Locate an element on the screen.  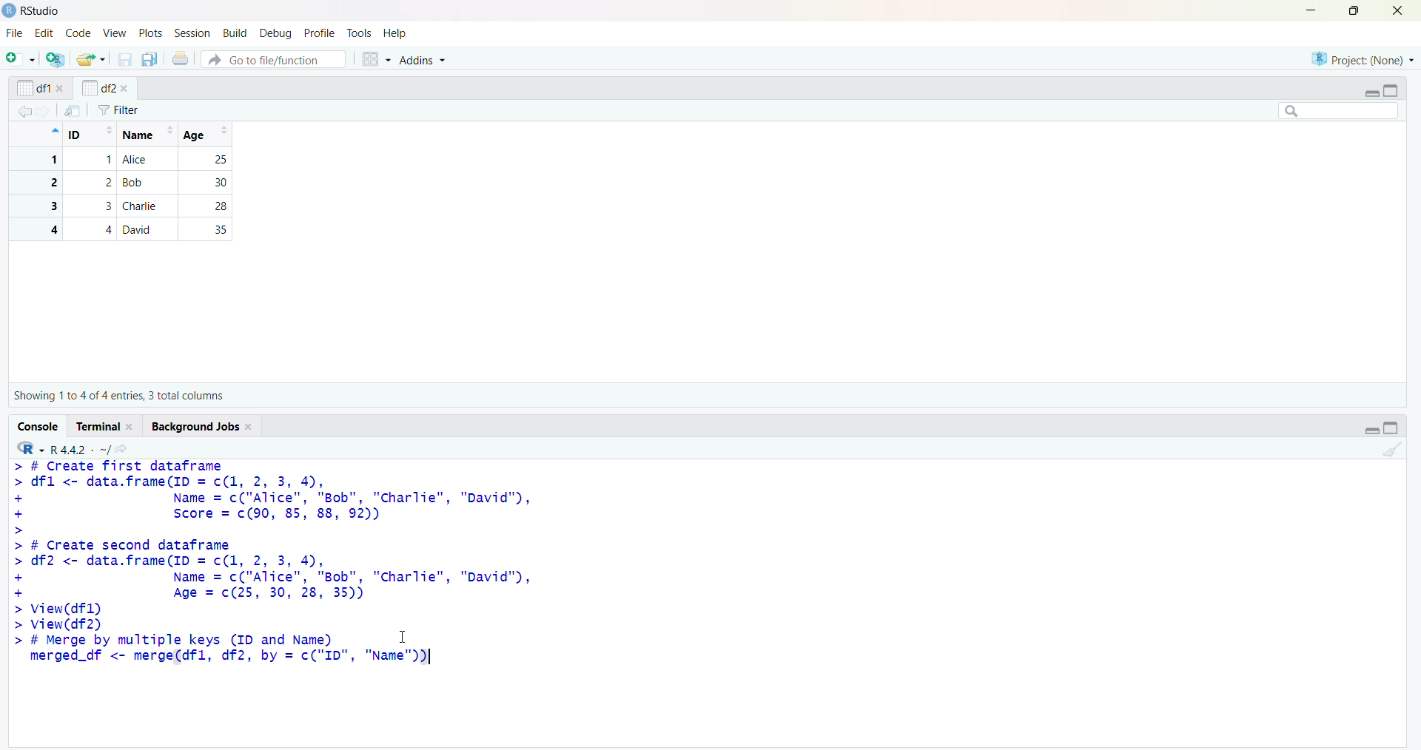
df1 is located at coordinates (33, 88).